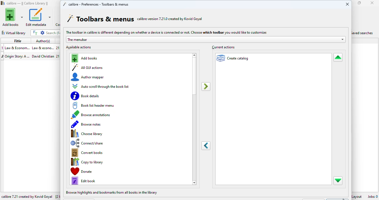 Image resolution: width=379 pixels, height=200 pixels. What do you see at coordinates (101, 86) in the screenshot?
I see `auto scroll through the book list` at bounding box center [101, 86].